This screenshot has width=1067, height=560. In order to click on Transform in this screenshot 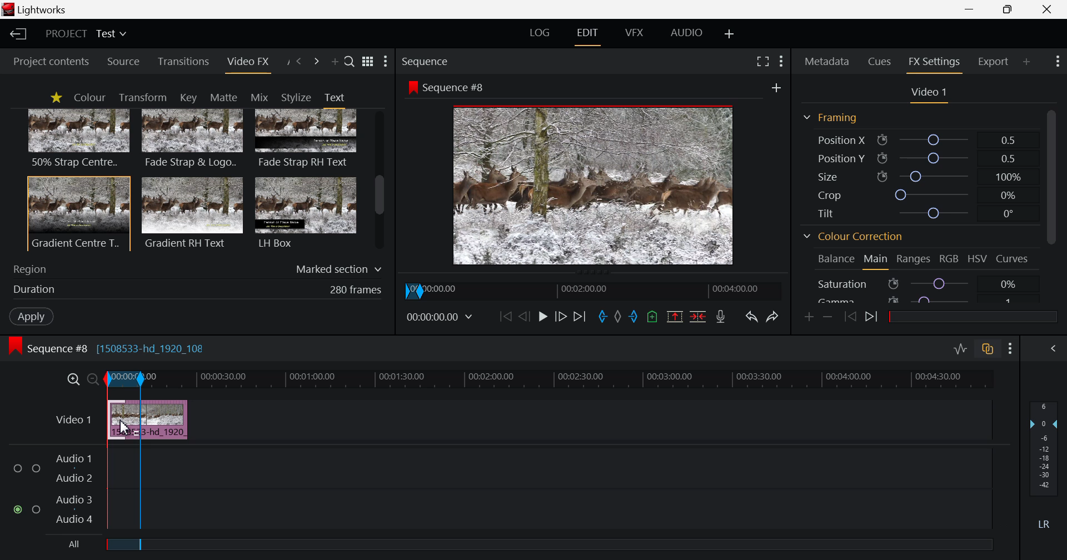, I will do `click(146, 98)`.